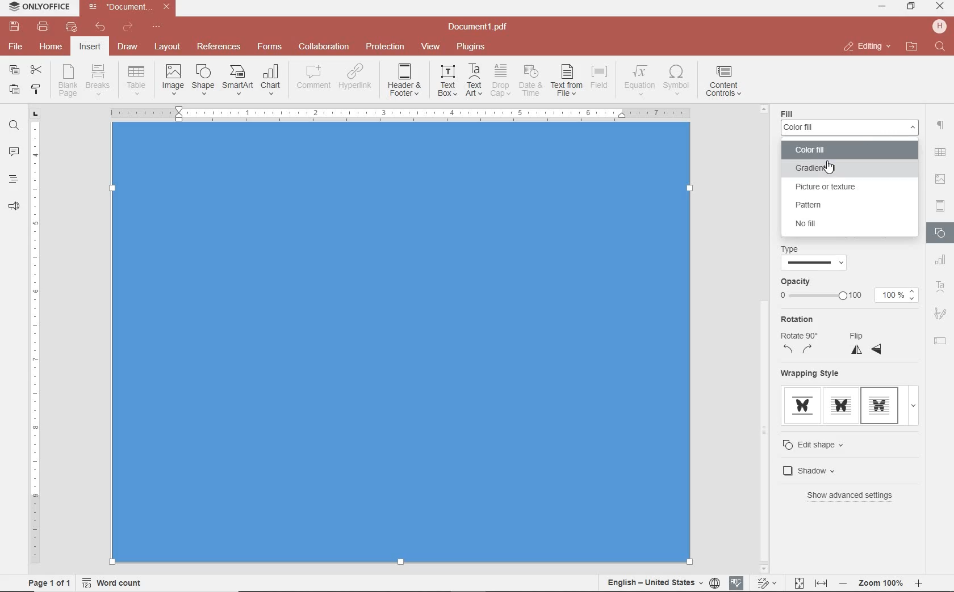  I want to click on cursor, so click(843, 471).